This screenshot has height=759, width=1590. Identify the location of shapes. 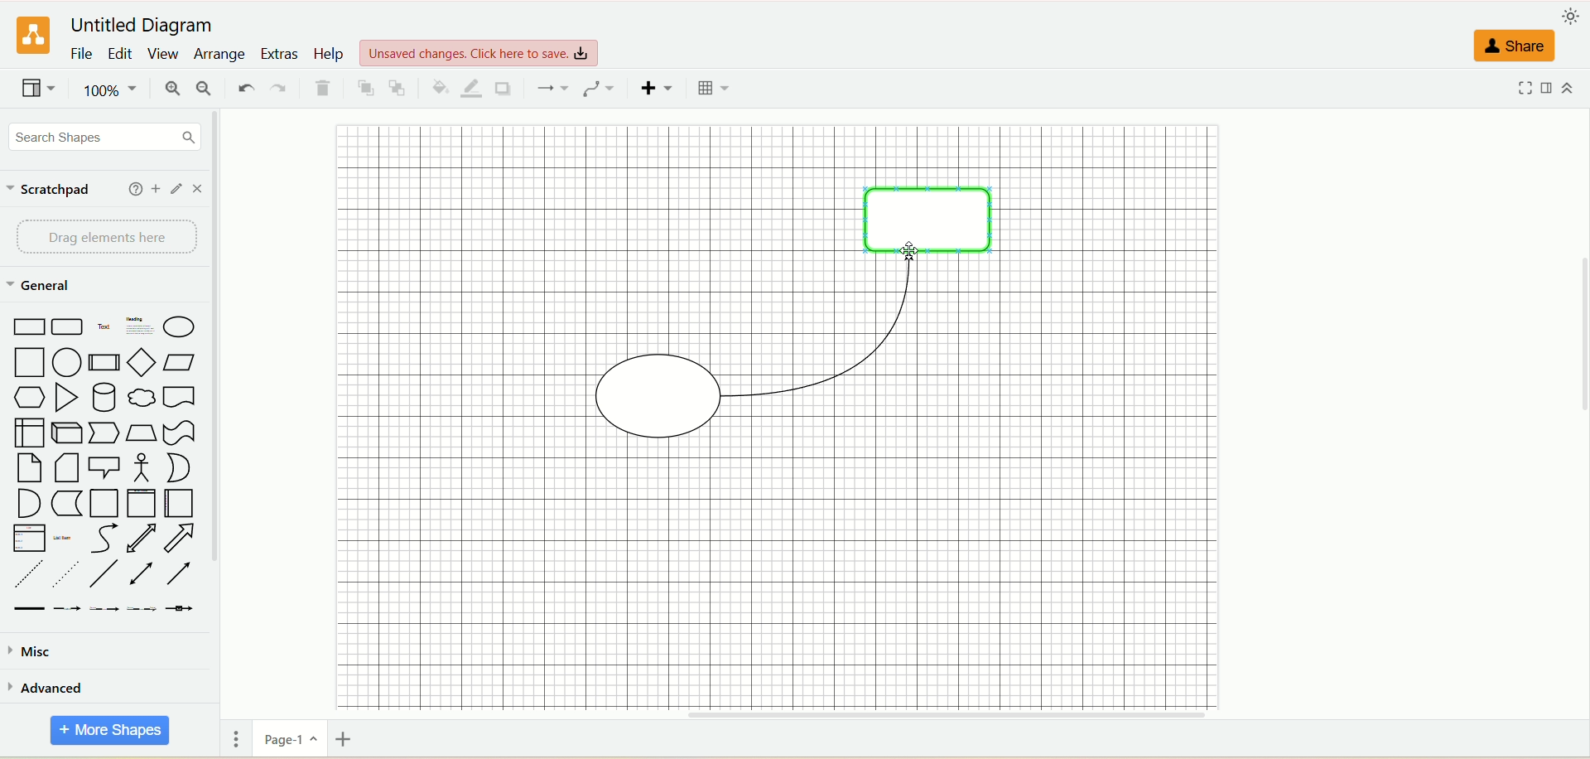
(102, 463).